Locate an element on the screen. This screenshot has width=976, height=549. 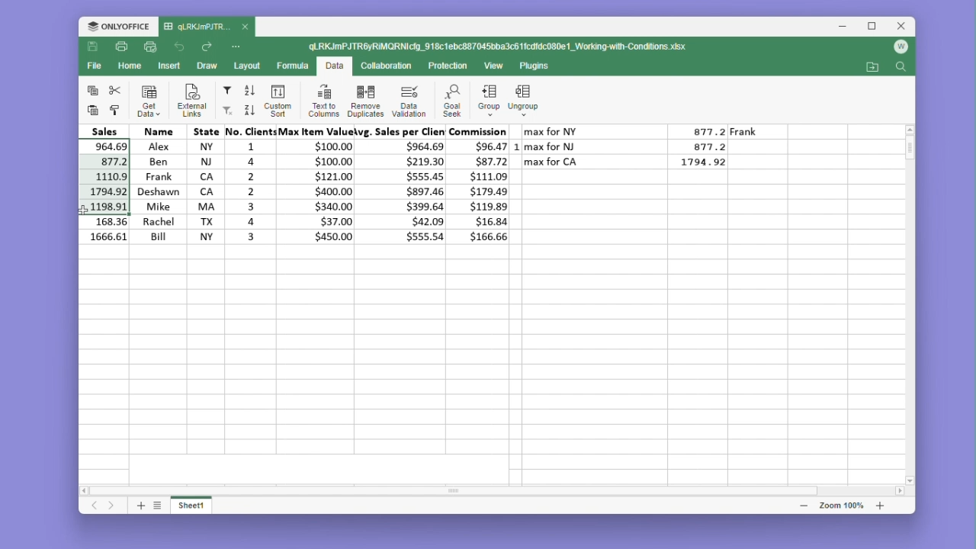
Previous sheet is located at coordinates (95, 506).